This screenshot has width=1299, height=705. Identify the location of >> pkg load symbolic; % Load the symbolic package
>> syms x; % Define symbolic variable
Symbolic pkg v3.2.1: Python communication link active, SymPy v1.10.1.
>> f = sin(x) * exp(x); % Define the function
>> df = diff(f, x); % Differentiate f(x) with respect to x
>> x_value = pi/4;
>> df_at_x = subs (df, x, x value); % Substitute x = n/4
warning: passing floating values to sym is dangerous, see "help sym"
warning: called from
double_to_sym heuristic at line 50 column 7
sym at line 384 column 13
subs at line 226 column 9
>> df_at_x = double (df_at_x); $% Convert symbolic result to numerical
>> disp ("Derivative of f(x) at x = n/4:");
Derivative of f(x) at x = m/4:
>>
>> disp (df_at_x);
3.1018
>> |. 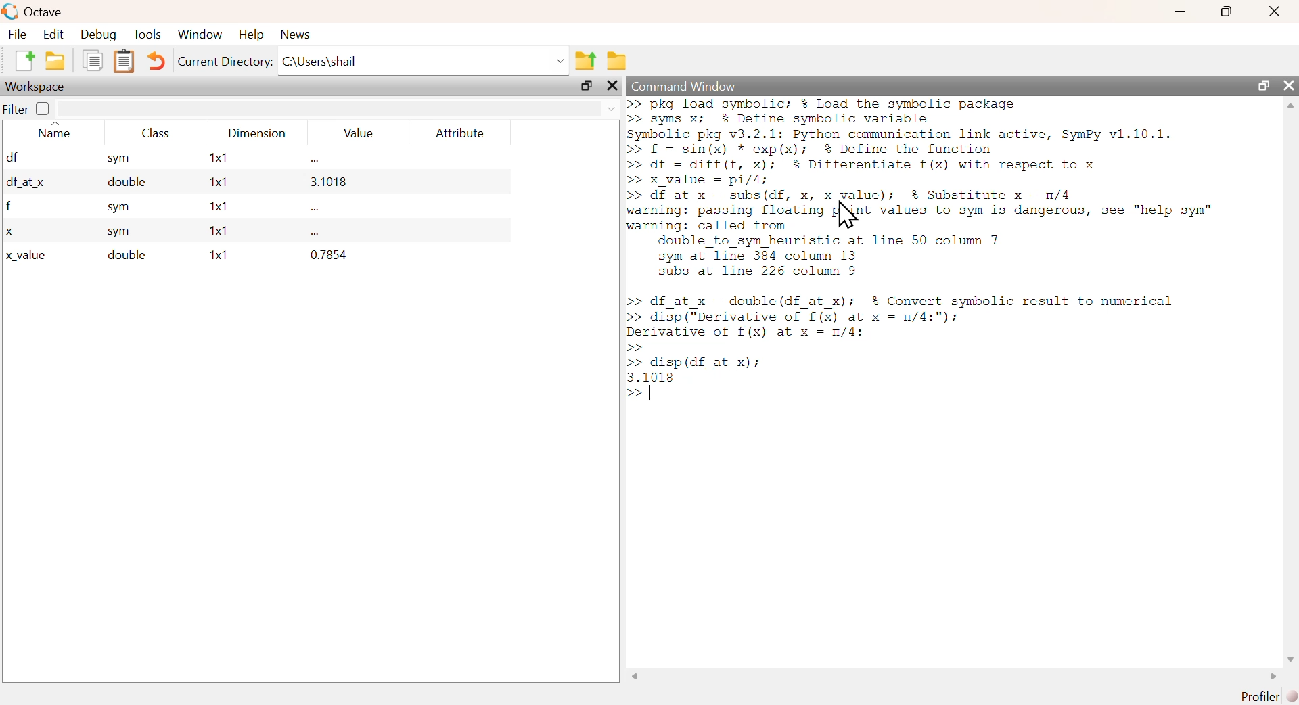
(932, 256).